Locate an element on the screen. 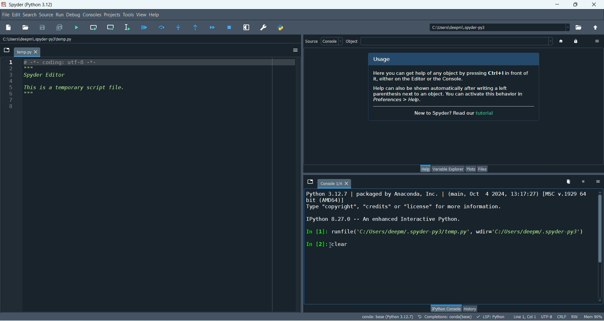  preferences is located at coordinates (263, 28).